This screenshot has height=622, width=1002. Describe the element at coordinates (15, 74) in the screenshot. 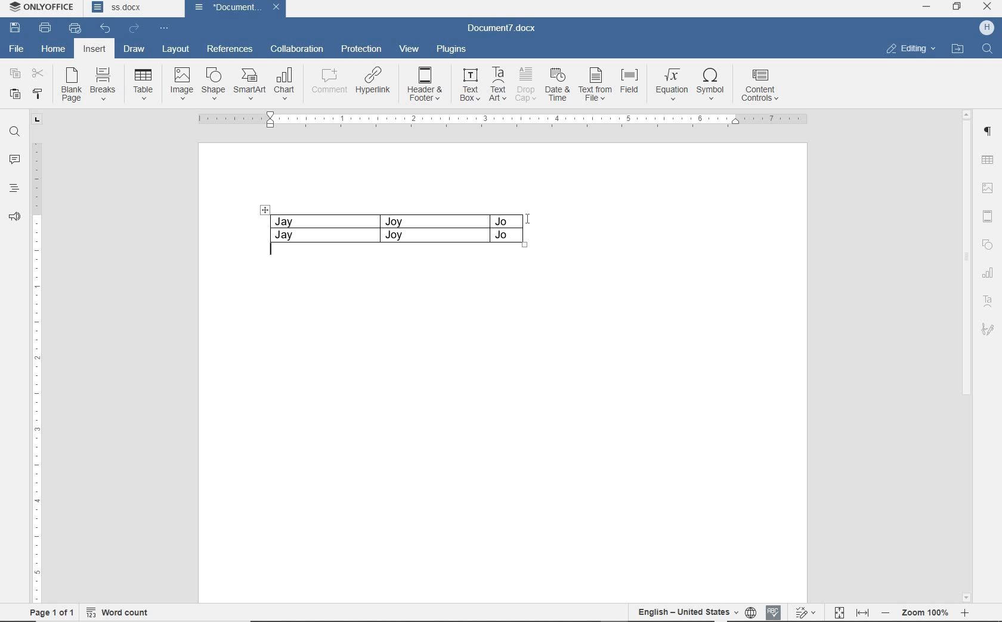

I see `COPY` at that location.